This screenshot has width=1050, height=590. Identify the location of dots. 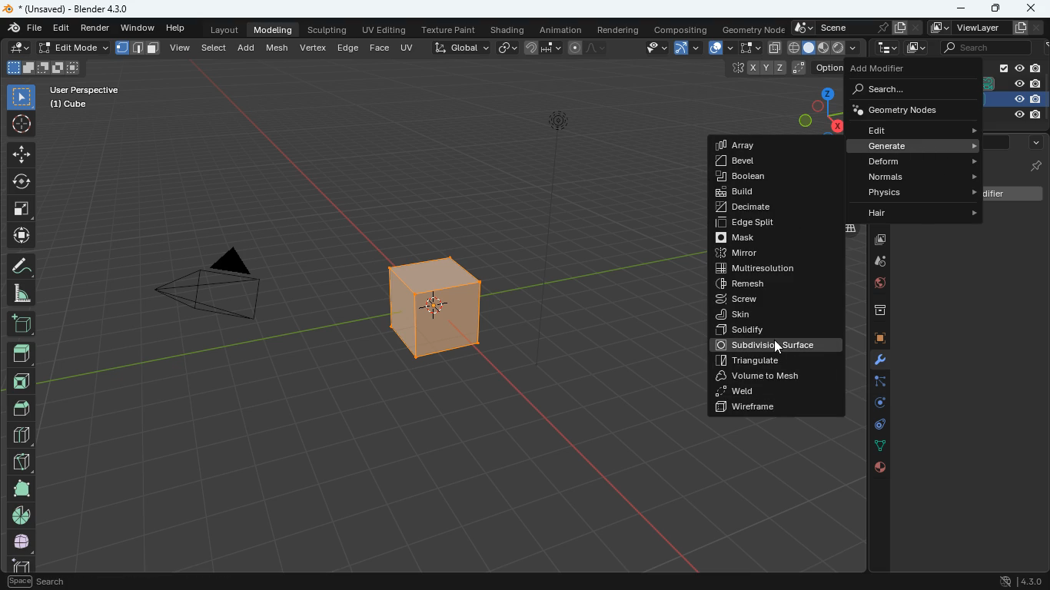
(876, 446).